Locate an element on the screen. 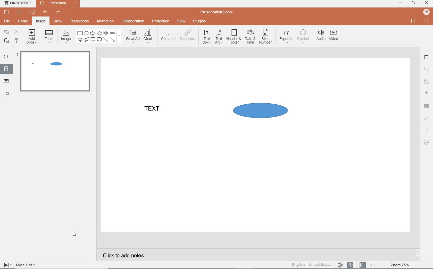 This screenshot has height=269, width=433. cursor is located at coordinates (75, 235).